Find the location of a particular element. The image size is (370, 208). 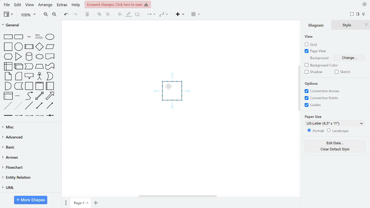

ladscape is located at coordinates (339, 131).